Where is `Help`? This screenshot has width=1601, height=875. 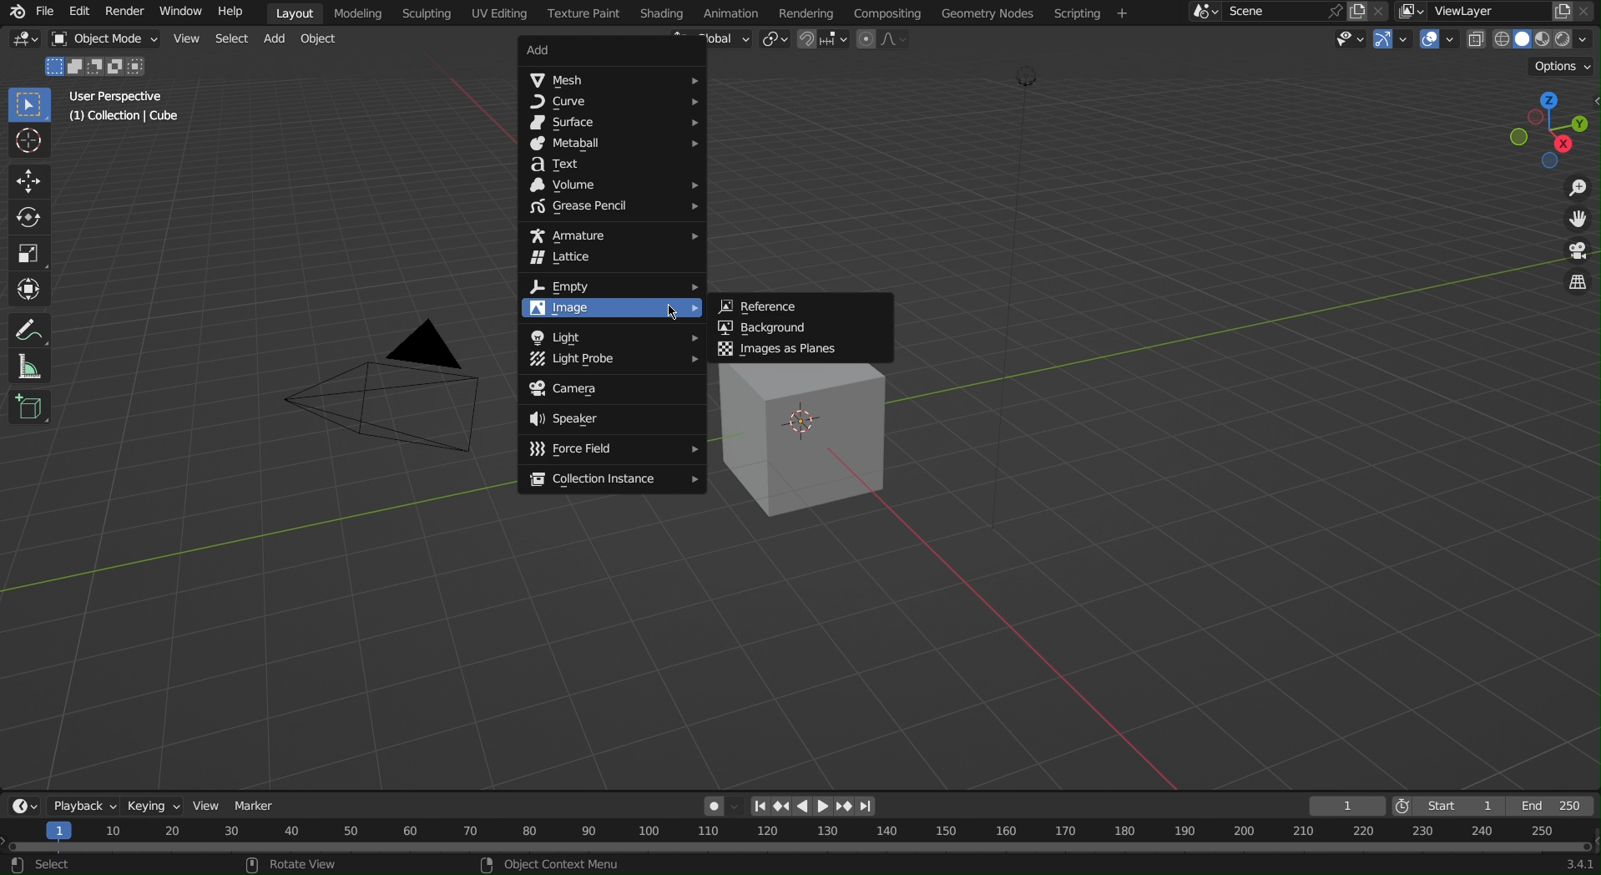 Help is located at coordinates (230, 11).